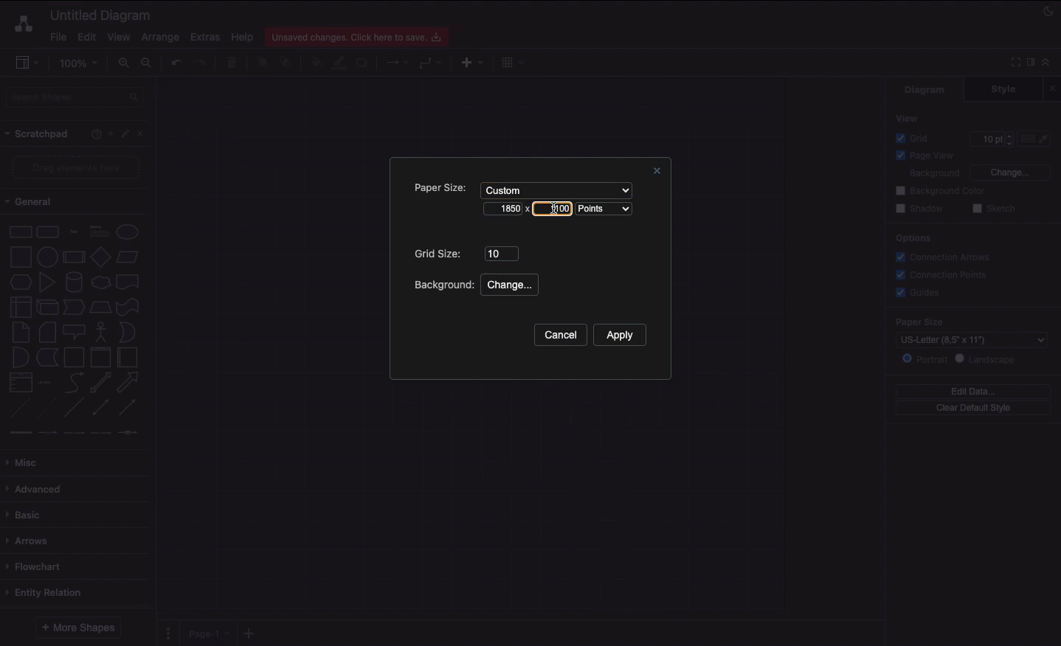  Describe the element at coordinates (1054, 88) in the screenshot. I see `Close` at that location.